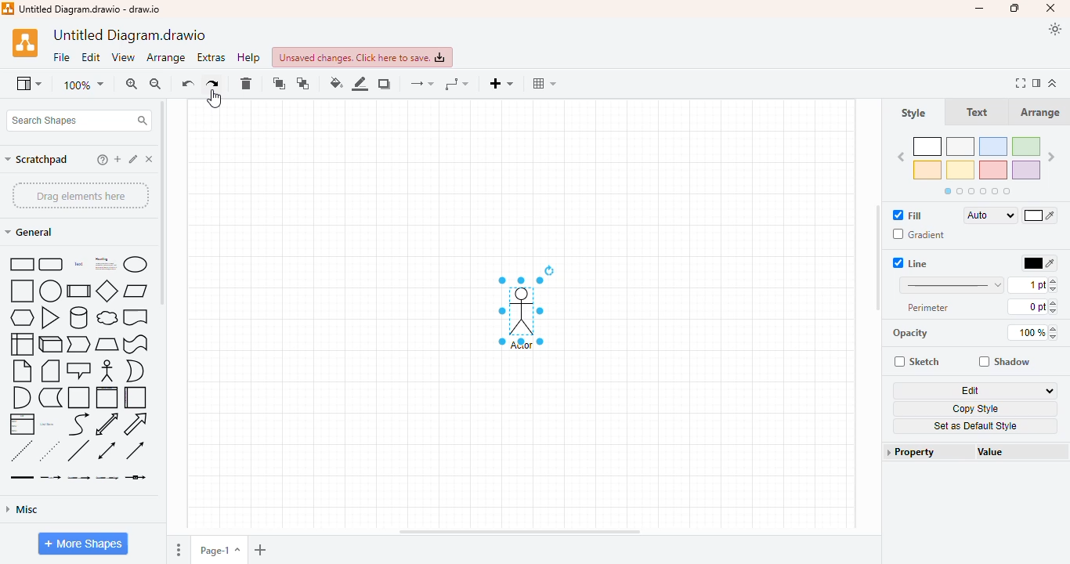  Describe the element at coordinates (107, 450) in the screenshot. I see `bidirectional connector` at that location.